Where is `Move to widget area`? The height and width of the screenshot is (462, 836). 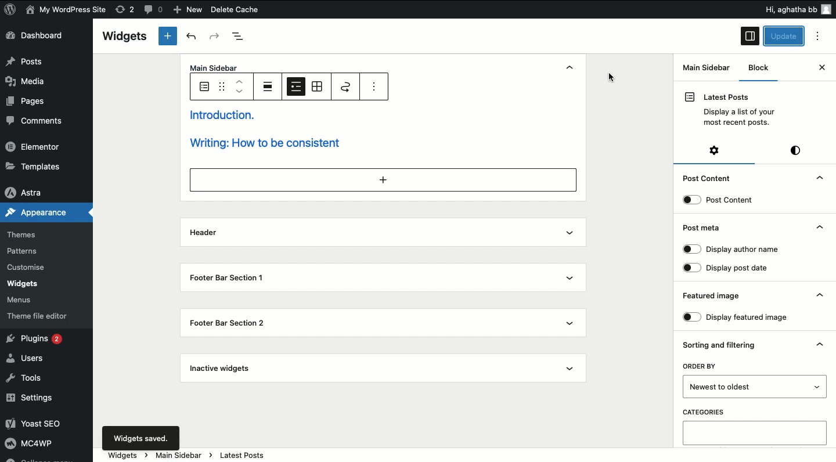
Move to widget area is located at coordinates (347, 85).